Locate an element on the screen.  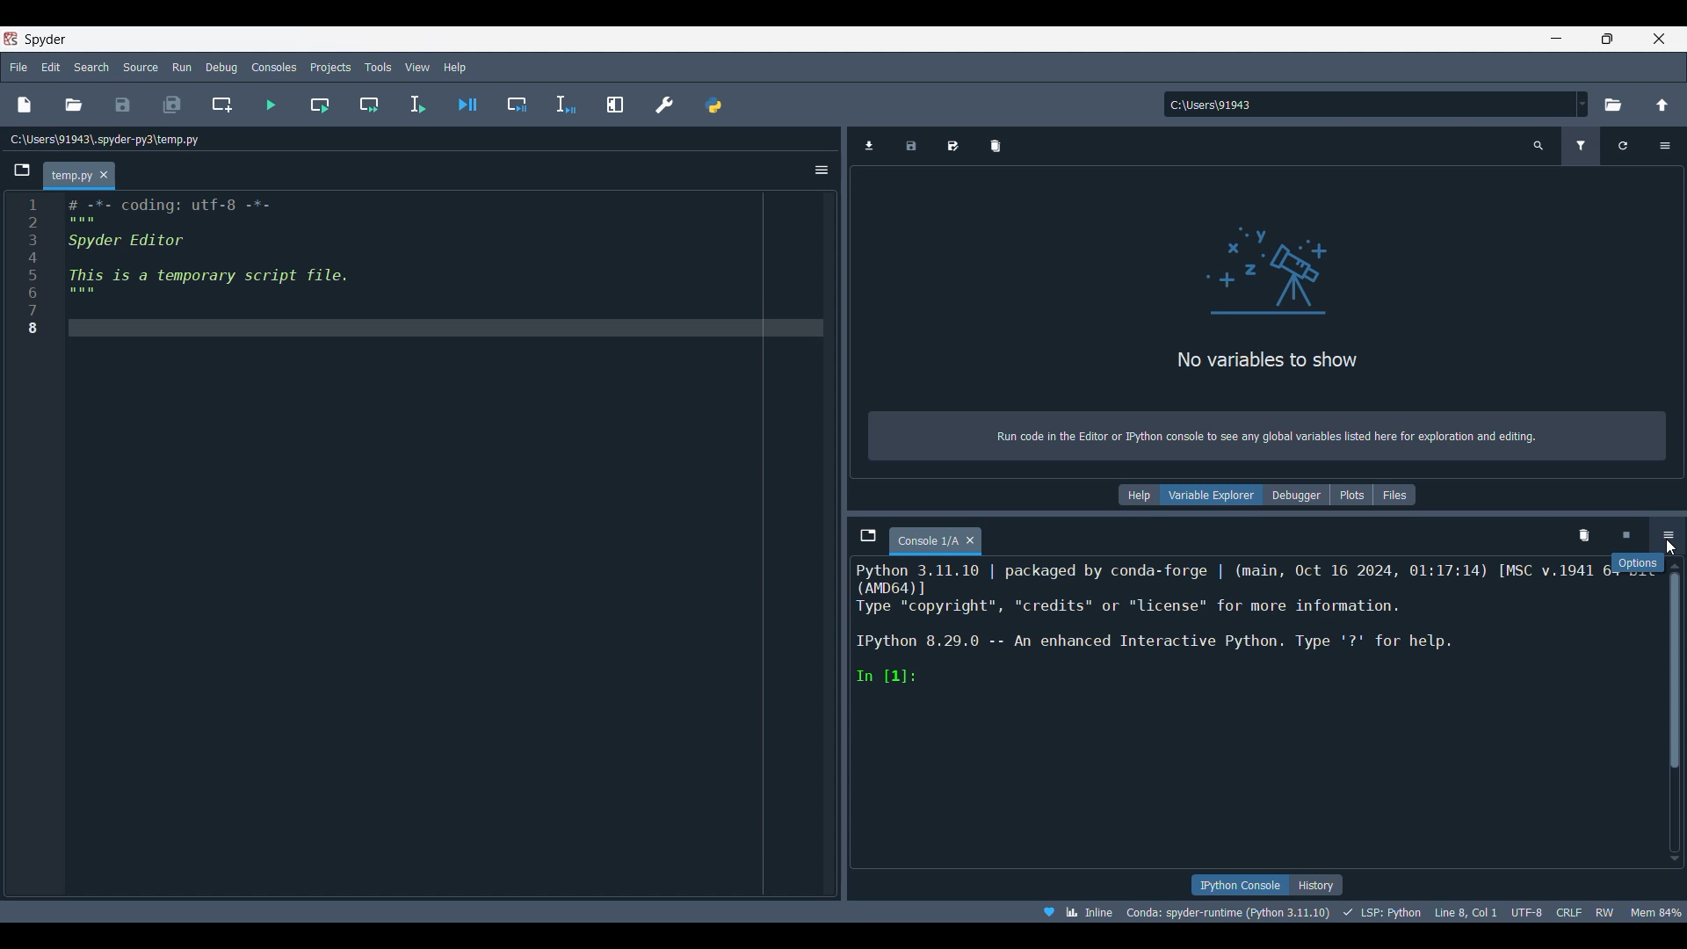
History is located at coordinates (1316, 885).